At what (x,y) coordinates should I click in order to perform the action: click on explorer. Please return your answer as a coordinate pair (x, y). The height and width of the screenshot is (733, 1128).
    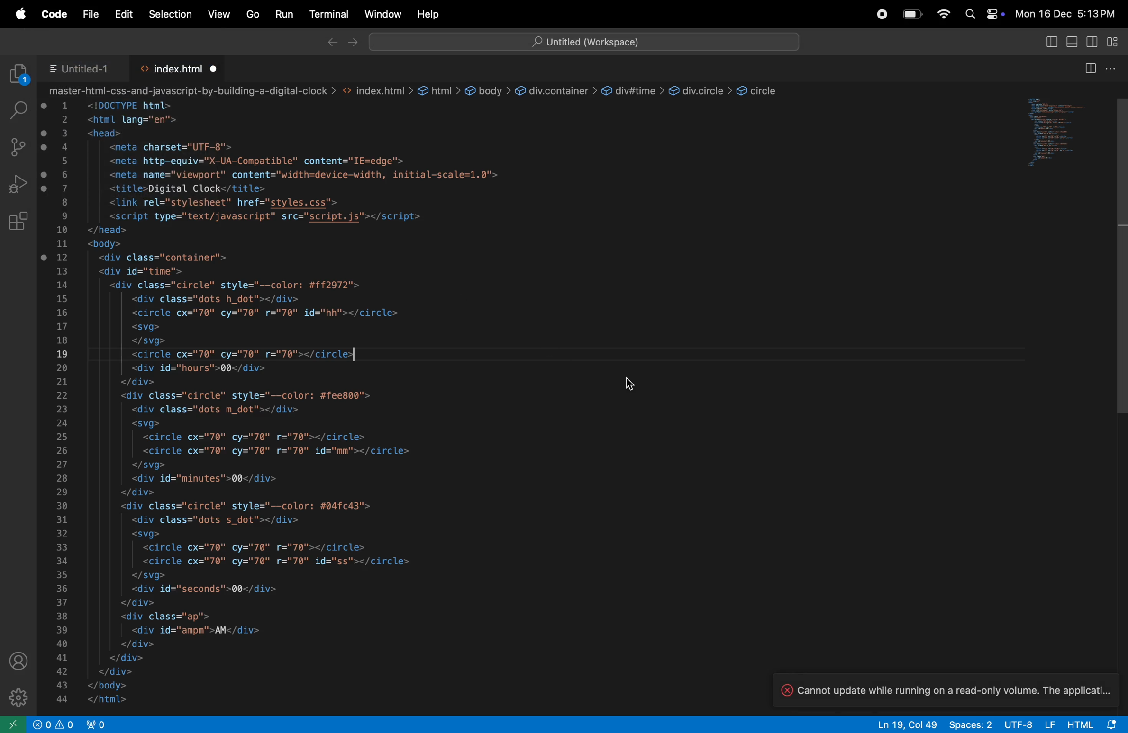
    Looking at the image, I should click on (15, 73).